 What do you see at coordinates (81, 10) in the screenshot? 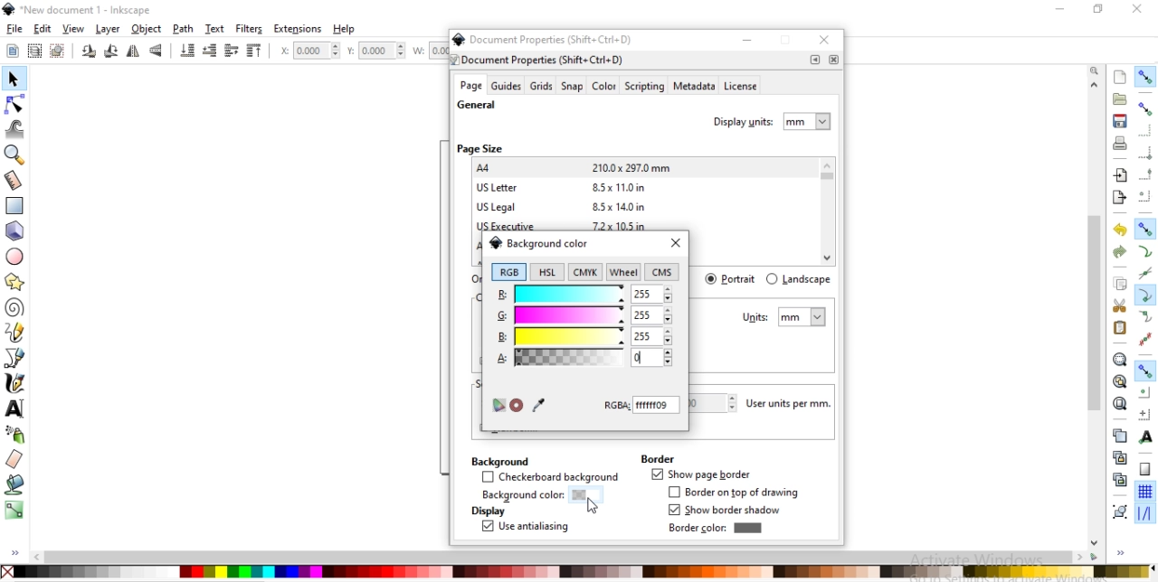
I see `new document 1 -Inksacpe` at bounding box center [81, 10].